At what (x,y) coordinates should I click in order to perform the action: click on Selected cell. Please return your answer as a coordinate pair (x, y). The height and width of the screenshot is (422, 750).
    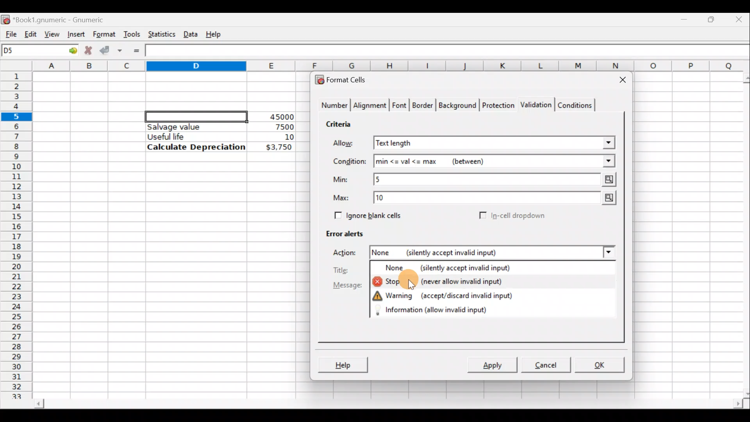
    Looking at the image, I should click on (196, 115).